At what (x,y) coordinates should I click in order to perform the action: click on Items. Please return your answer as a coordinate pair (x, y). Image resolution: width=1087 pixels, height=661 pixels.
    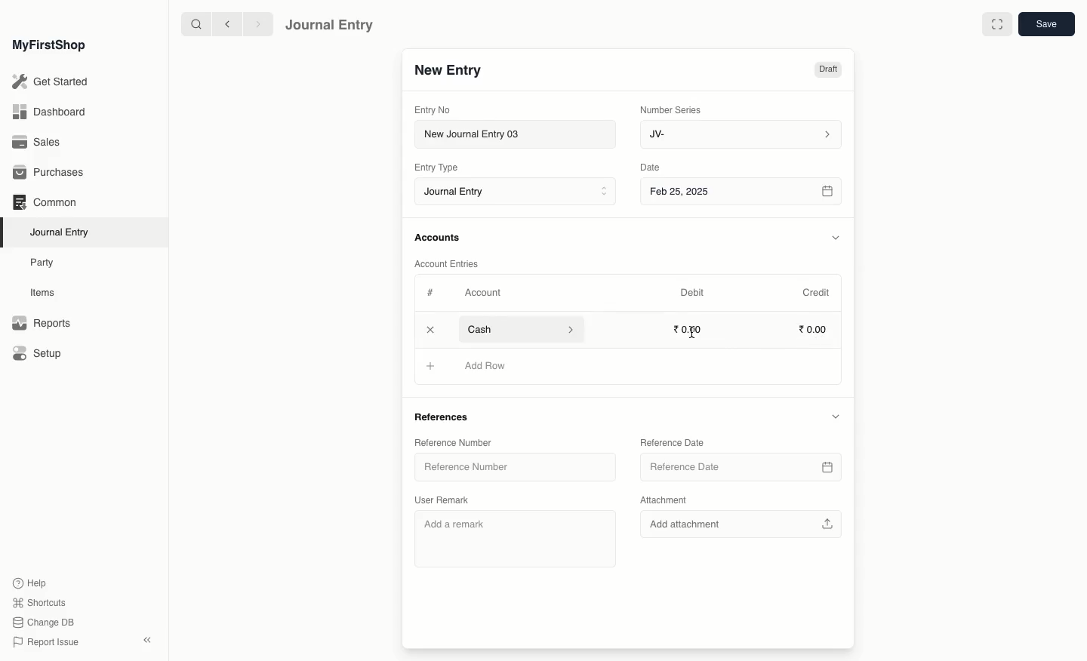
    Looking at the image, I should click on (47, 293).